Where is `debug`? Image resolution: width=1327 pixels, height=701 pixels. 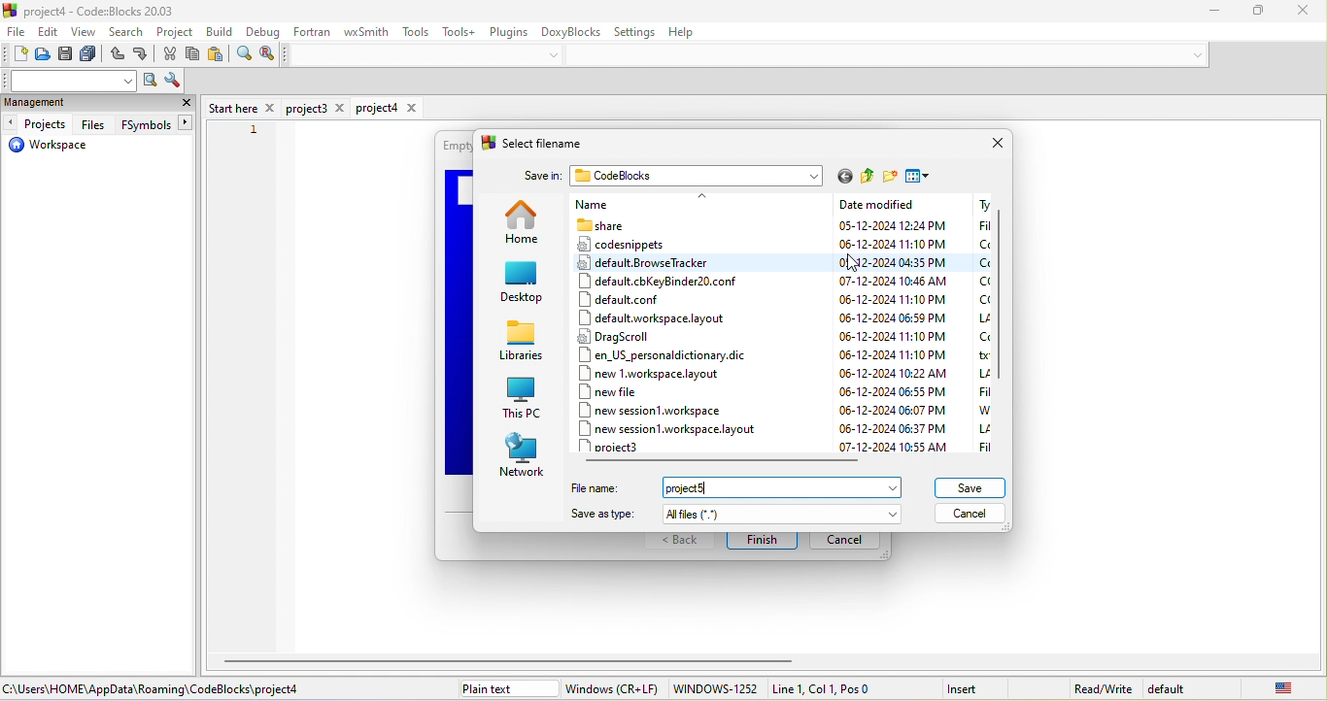 debug is located at coordinates (261, 33).